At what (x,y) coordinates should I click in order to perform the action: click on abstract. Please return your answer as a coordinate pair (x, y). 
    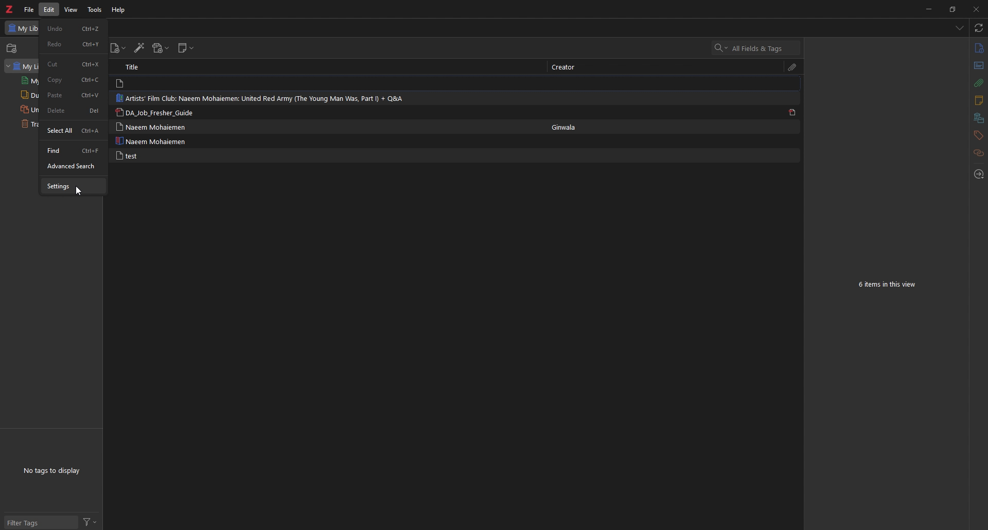
    Looking at the image, I should click on (978, 66).